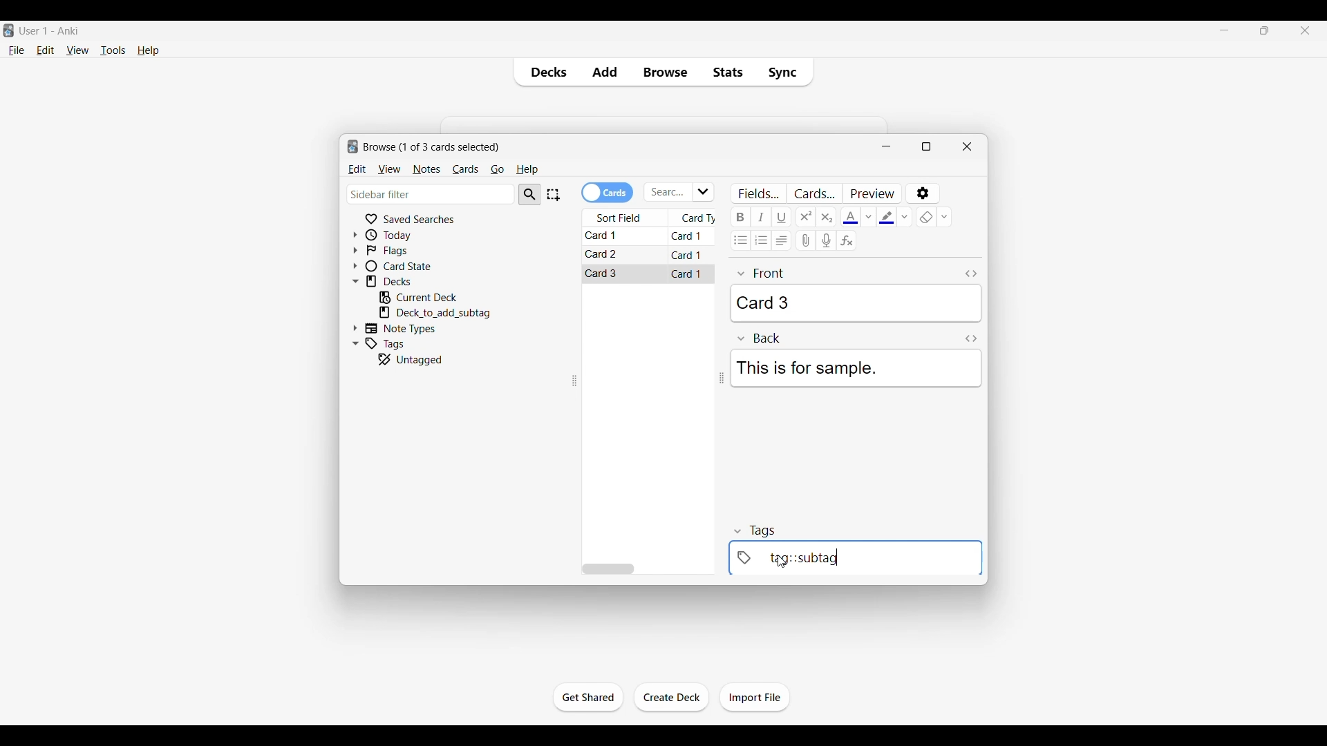 This screenshot has width=1327, height=746. Describe the element at coordinates (762, 274) in the screenshot. I see `front` at that location.